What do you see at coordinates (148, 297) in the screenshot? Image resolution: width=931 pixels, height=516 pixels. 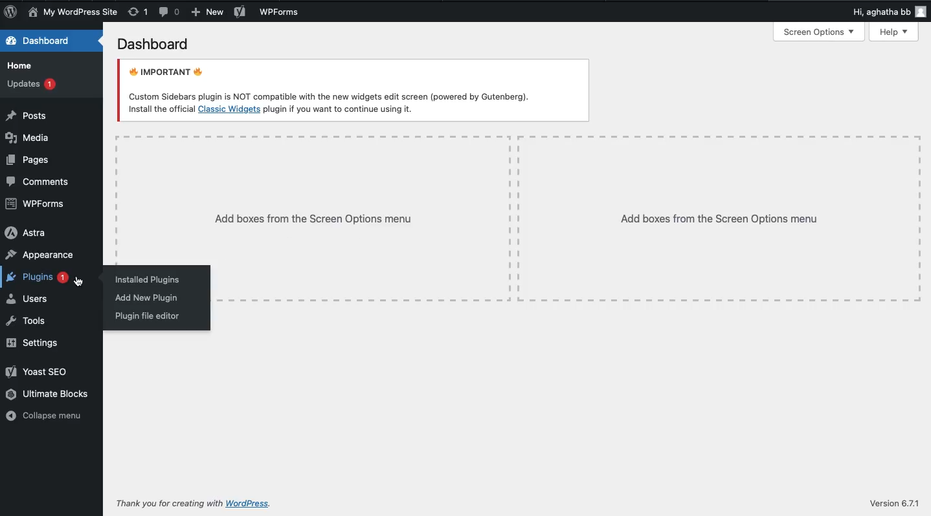 I see `Add new plugin` at bounding box center [148, 297].